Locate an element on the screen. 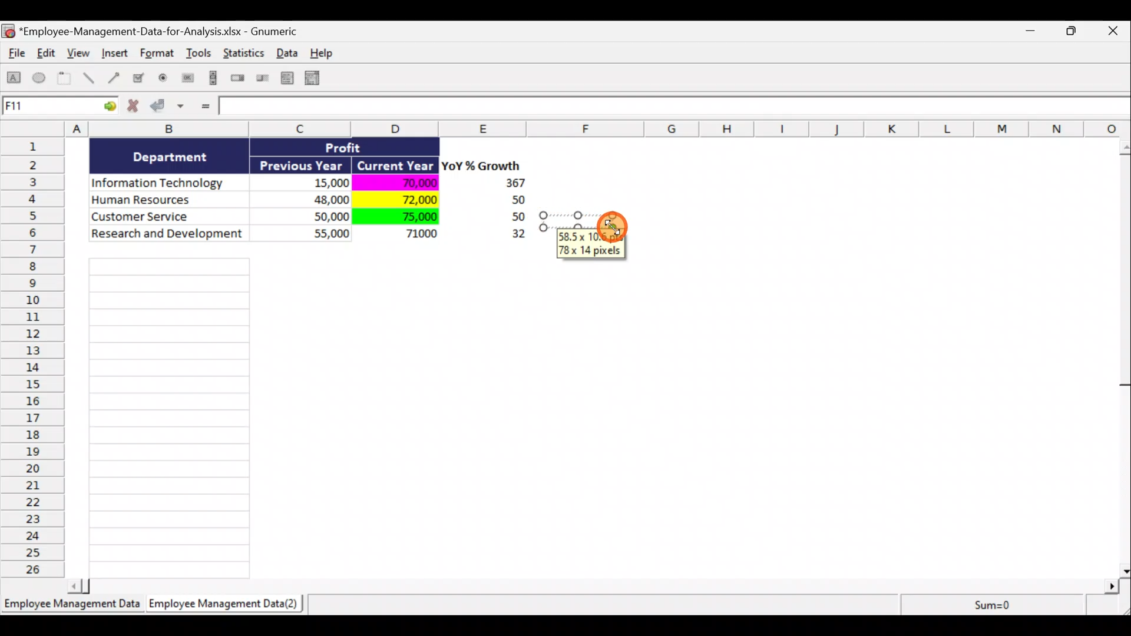 The image size is (1131, 636). Create an ellipse object is located at coordinates (39, 78).